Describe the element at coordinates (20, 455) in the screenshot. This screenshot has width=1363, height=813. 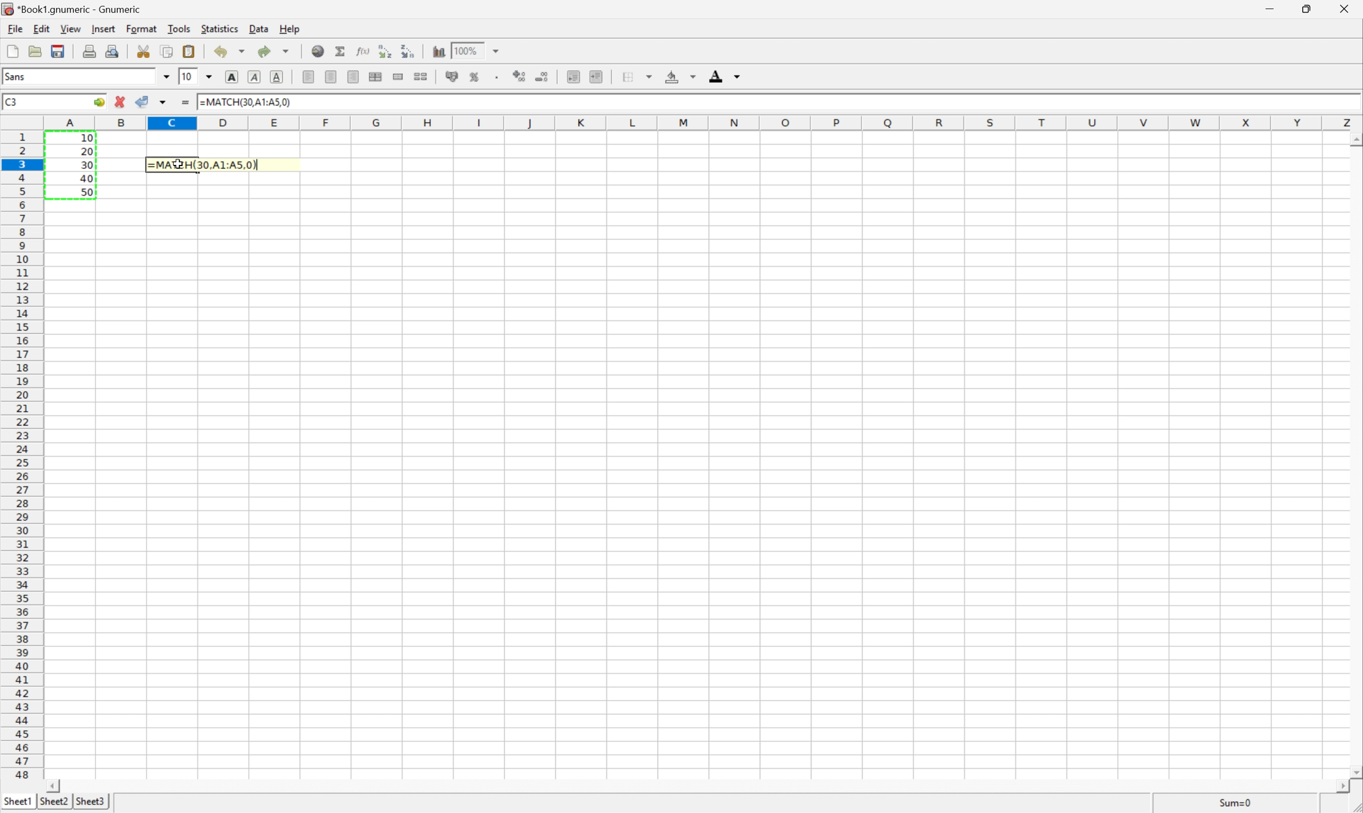
I see `Row numbers` at that location.